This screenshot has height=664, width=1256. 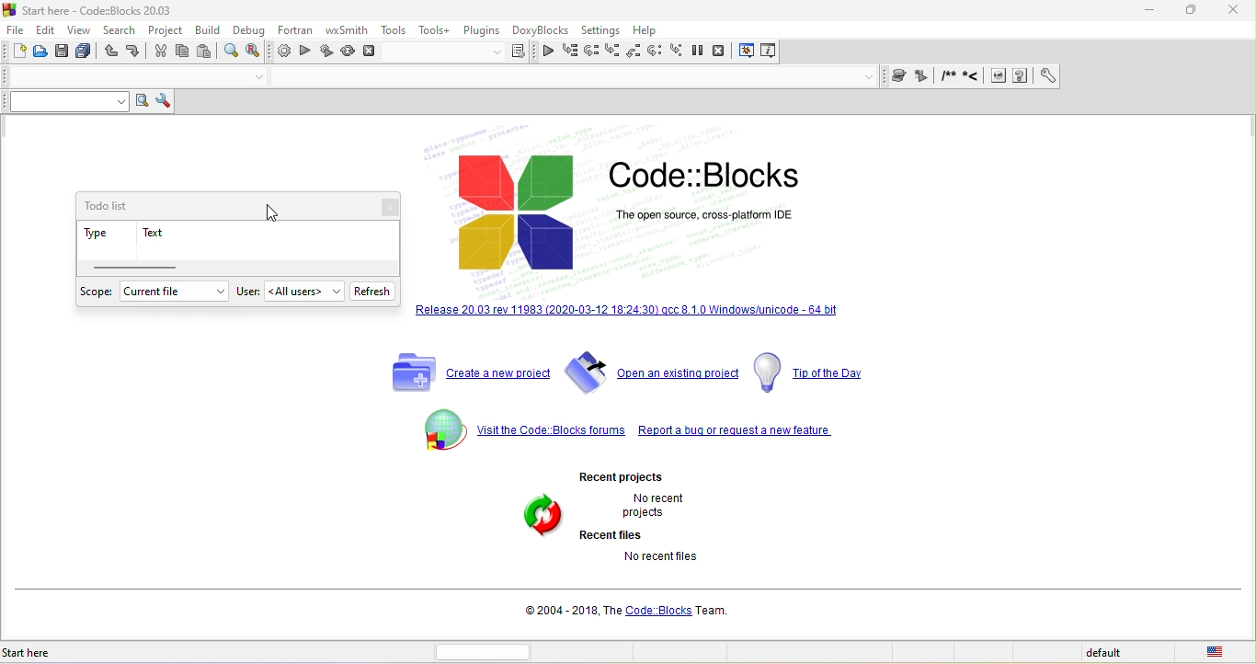 What do you see at coordinates (394, 30) in the screenshot?
I see `tools` at bounding box center [394, 30].